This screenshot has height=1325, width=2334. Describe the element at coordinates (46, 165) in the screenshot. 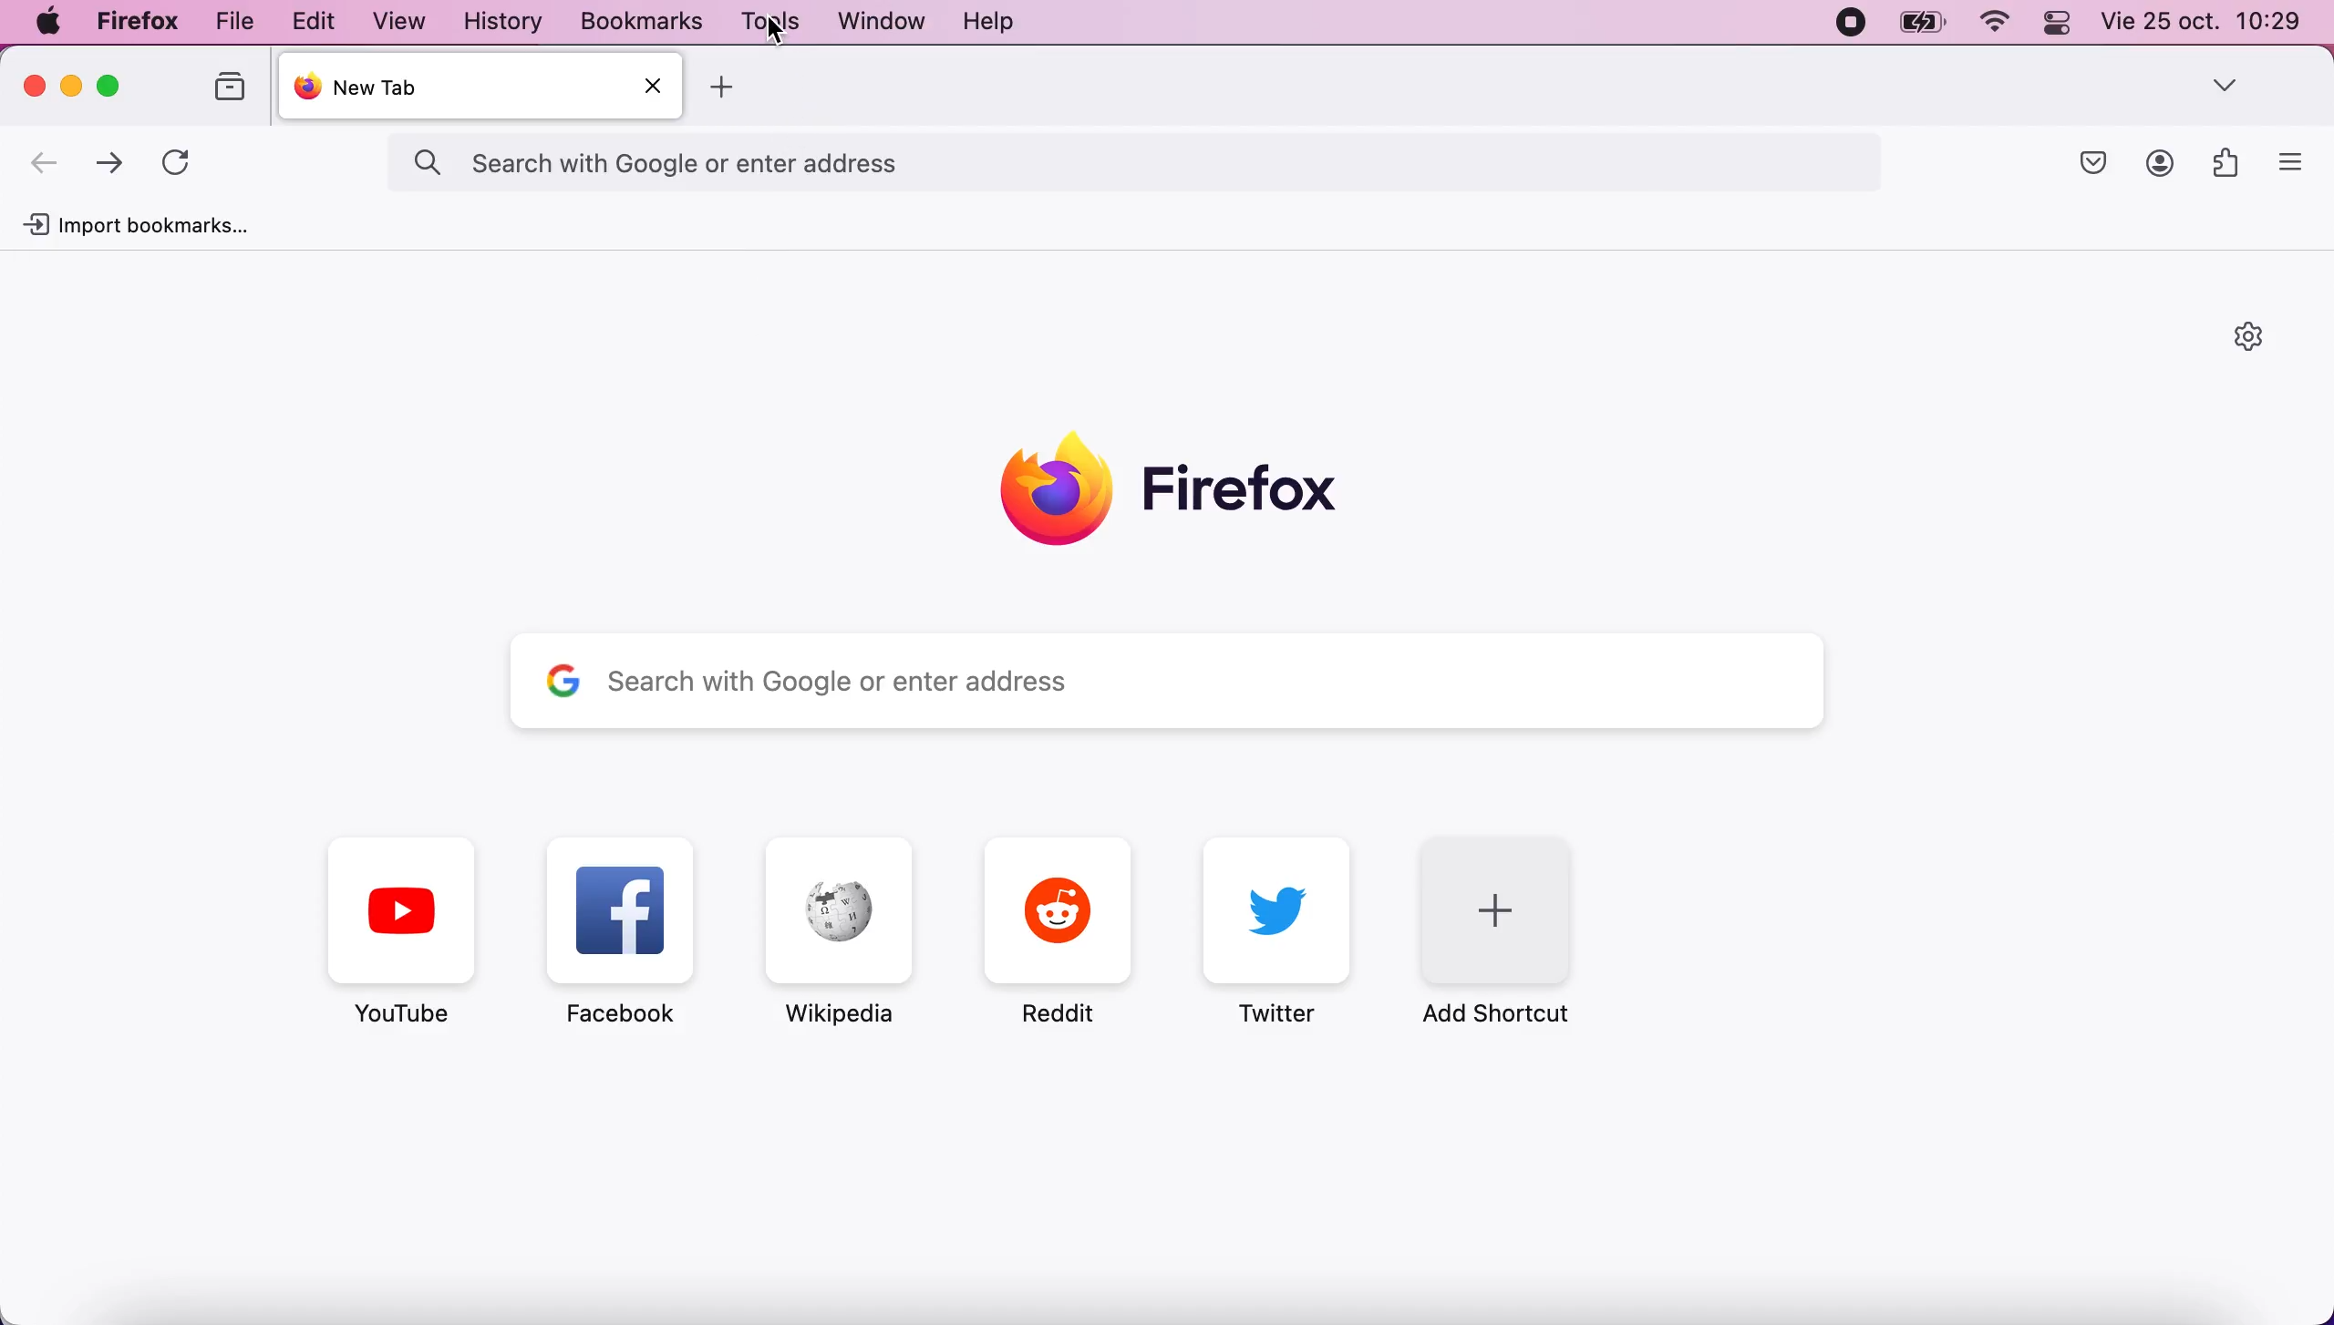

I see `Move backward` at that location.